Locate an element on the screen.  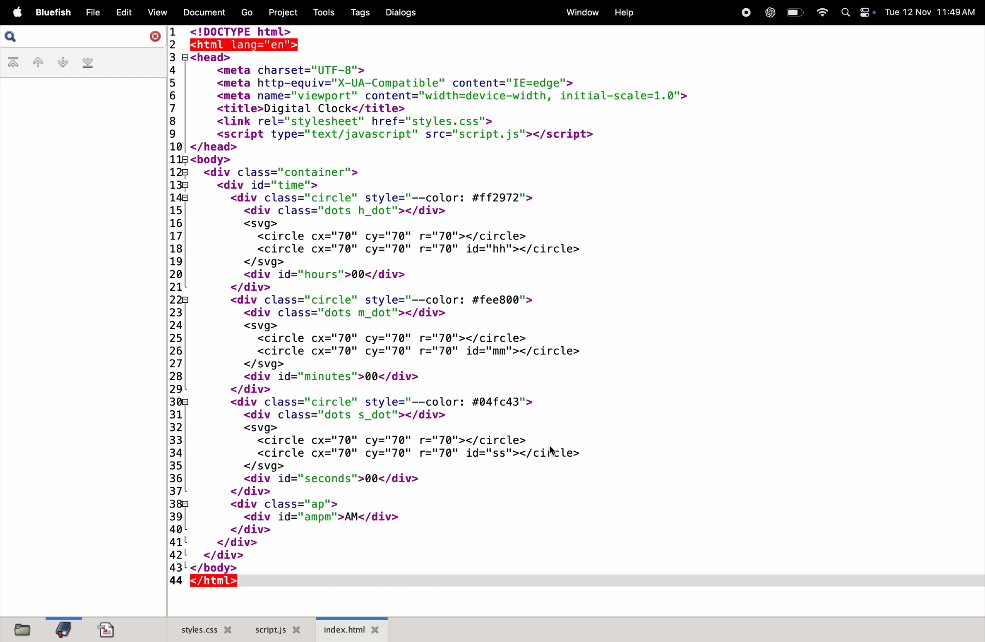
close is located at coordinates (154, 36).